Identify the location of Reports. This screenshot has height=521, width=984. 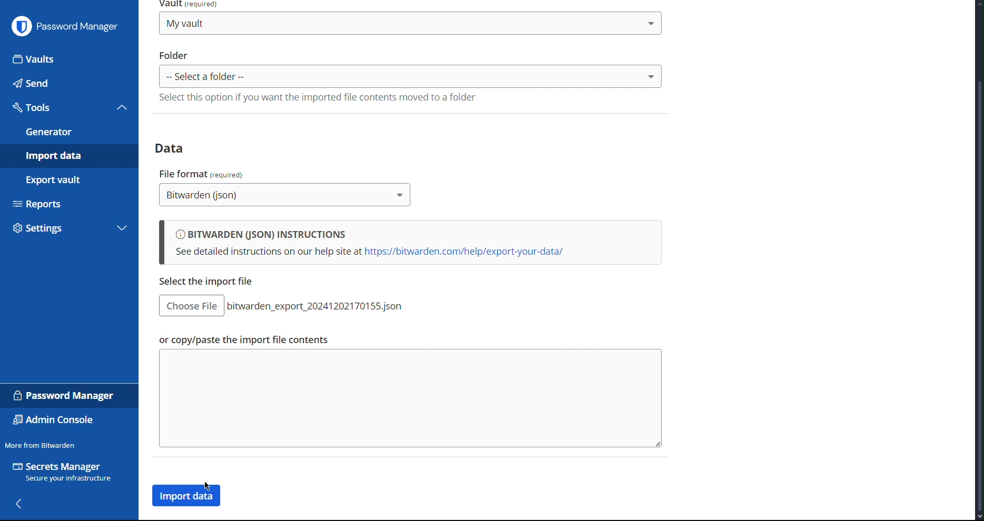
(67, 203).